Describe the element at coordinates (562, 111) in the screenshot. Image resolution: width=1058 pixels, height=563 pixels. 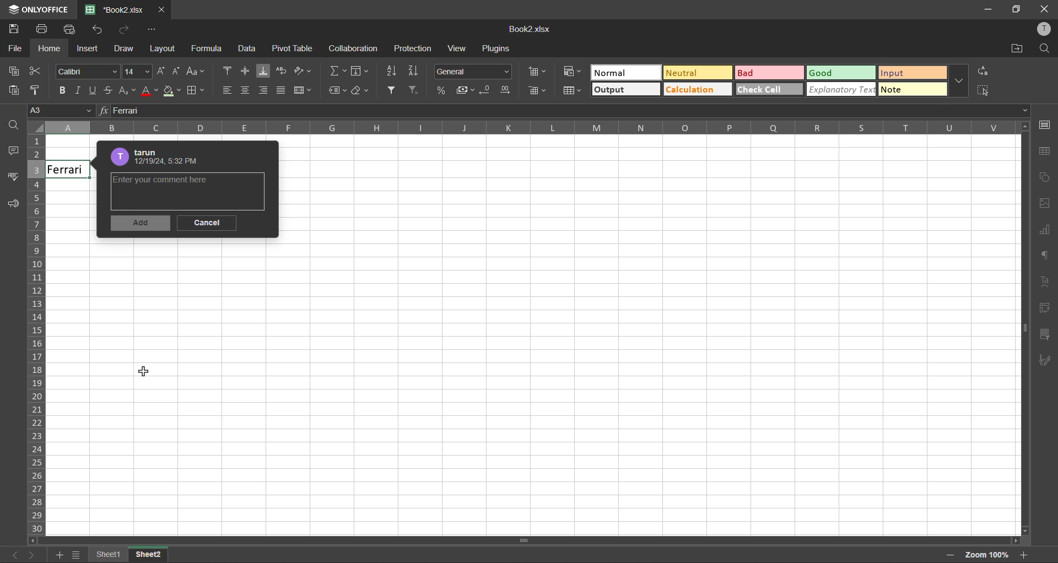
I see `formula bar` at that location.